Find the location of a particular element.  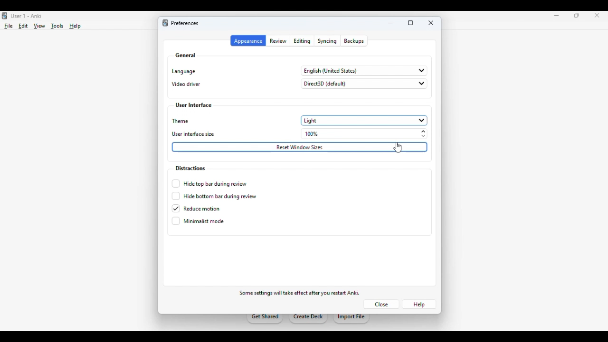

view is located at coordinates (39, 27).